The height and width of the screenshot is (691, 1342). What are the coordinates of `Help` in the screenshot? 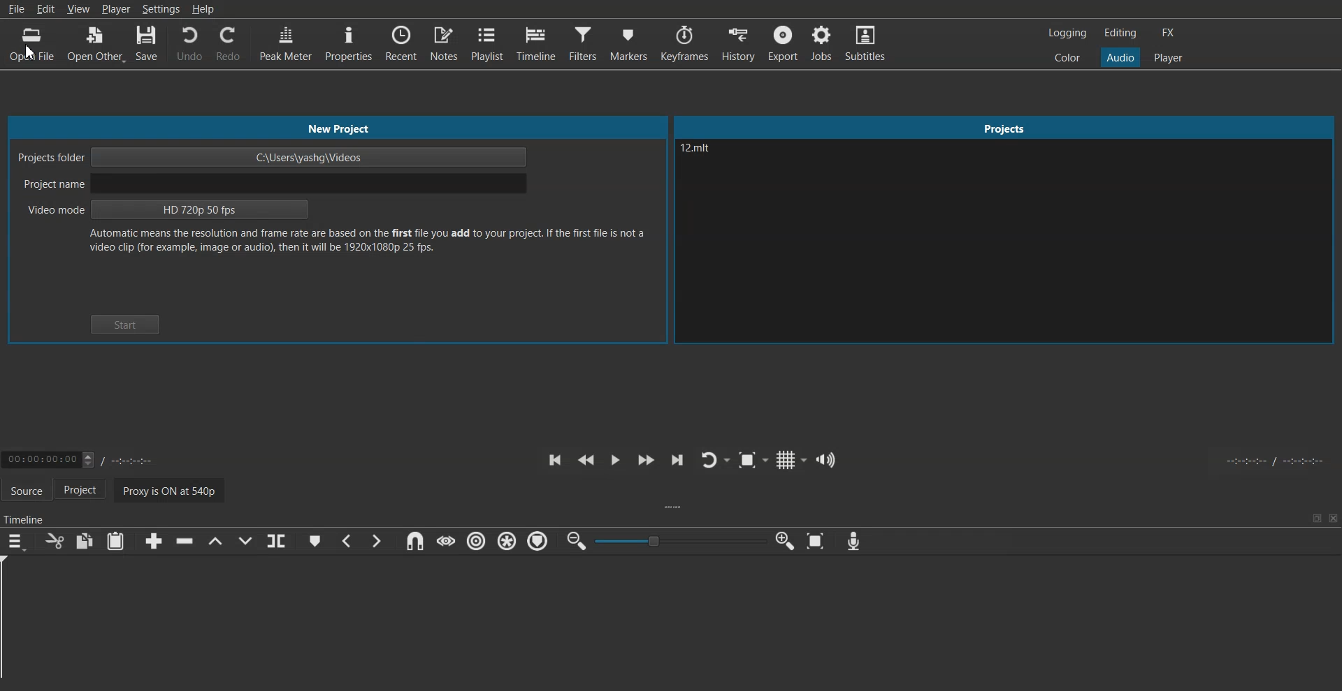 It's located at (204, 9).